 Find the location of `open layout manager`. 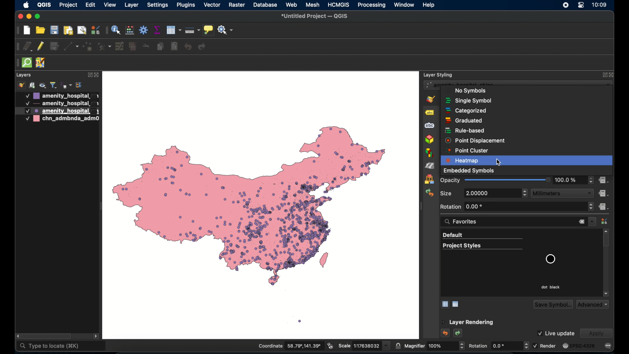

open layout manager is located at coordinates (81, 31).